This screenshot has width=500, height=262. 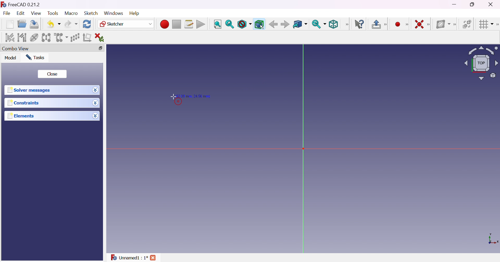 I want to click on Stop macro recording, so click(x=176, y=24).